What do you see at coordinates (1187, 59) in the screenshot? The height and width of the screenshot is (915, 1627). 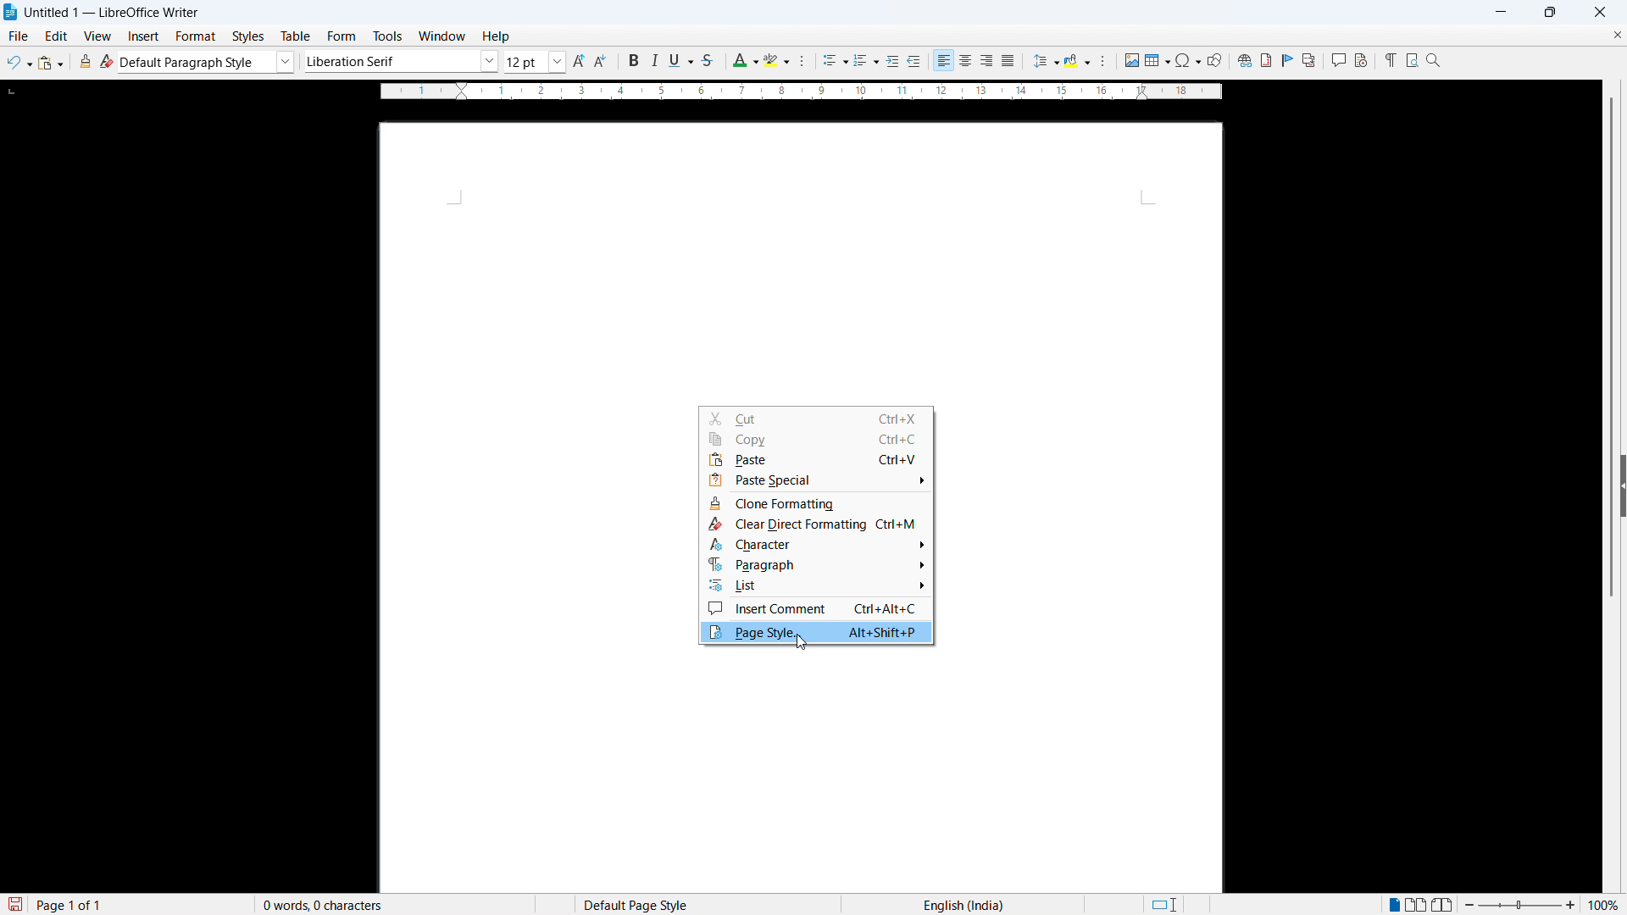 I see `Add symbol ` at bounding box center [1187, 59].